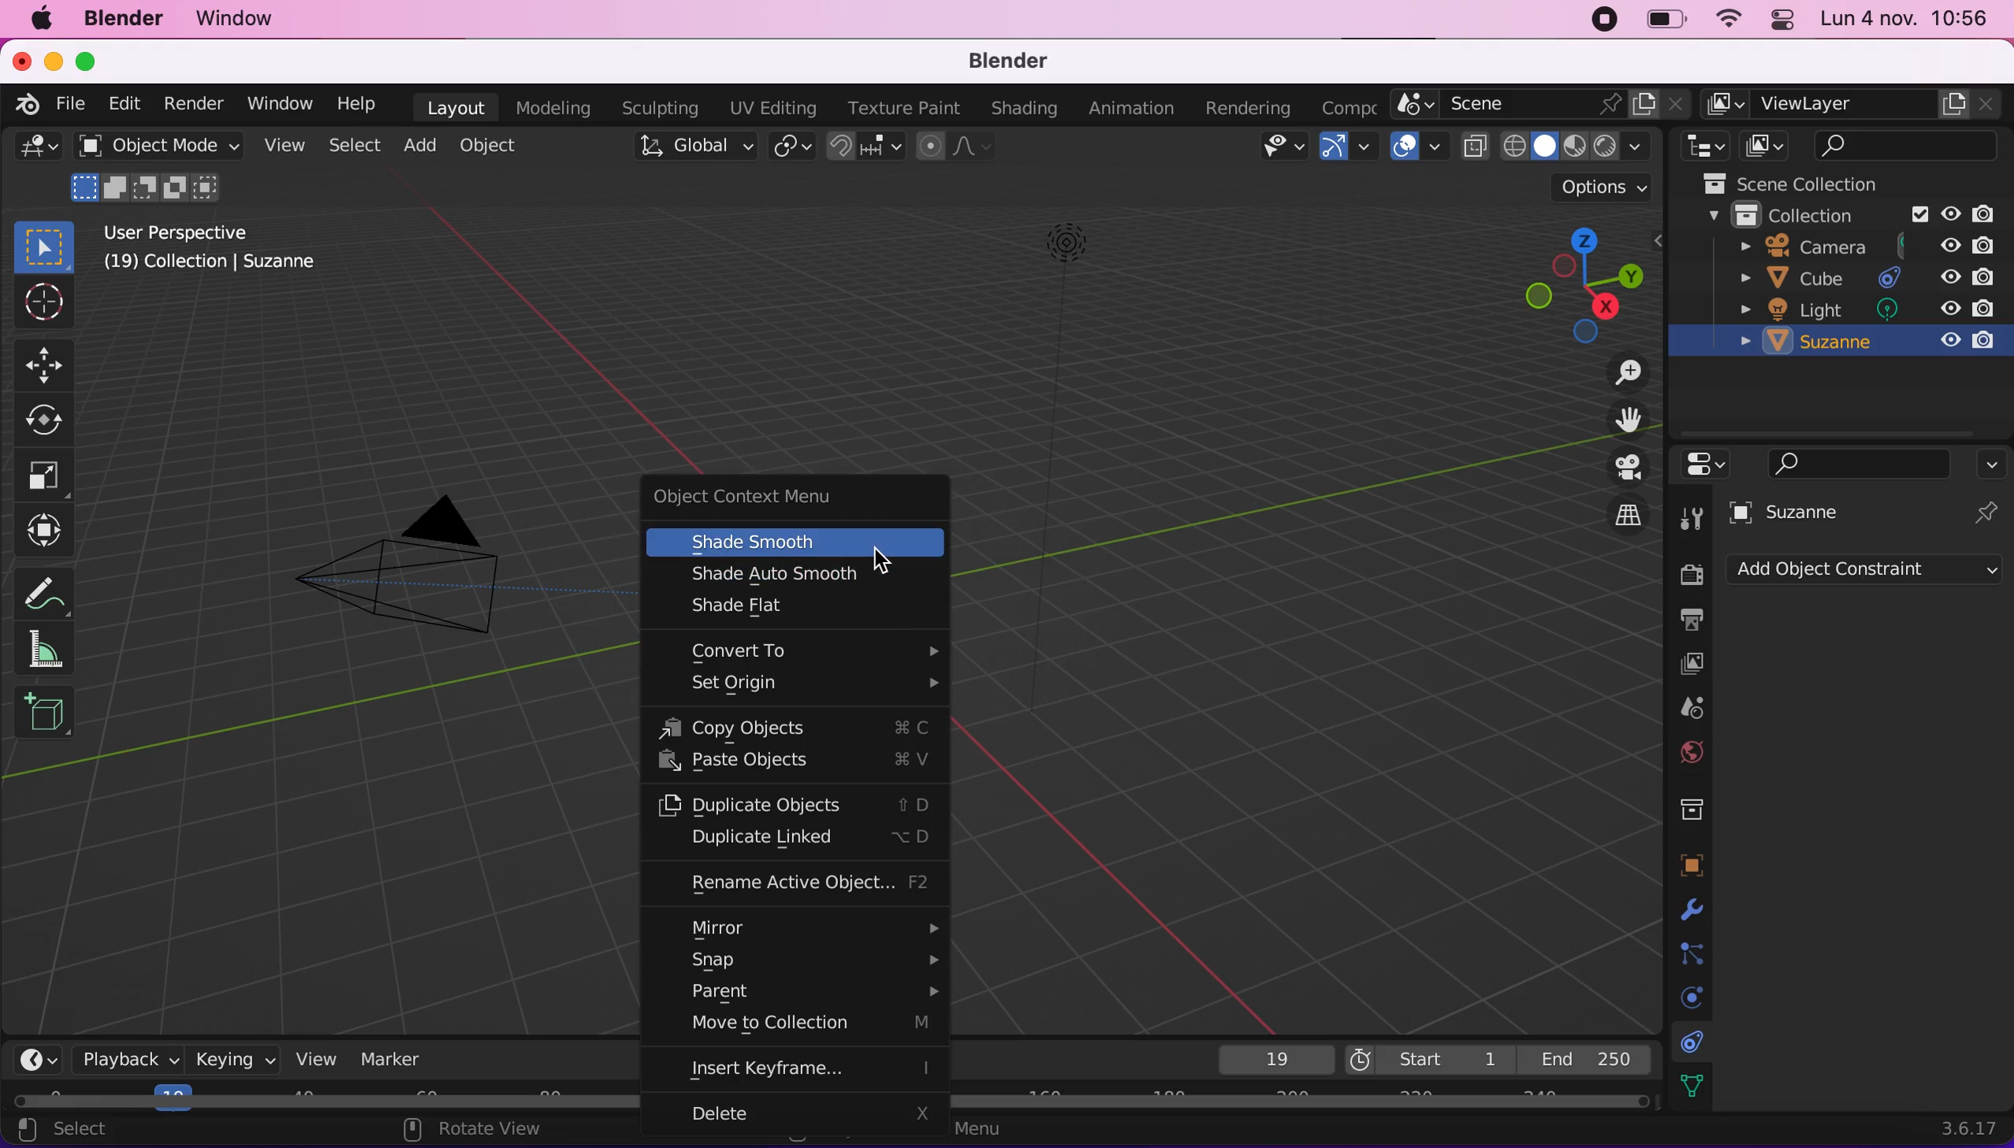 This screenshot has width=2014, height=1148. I want to click on display, so click(1691, 663).